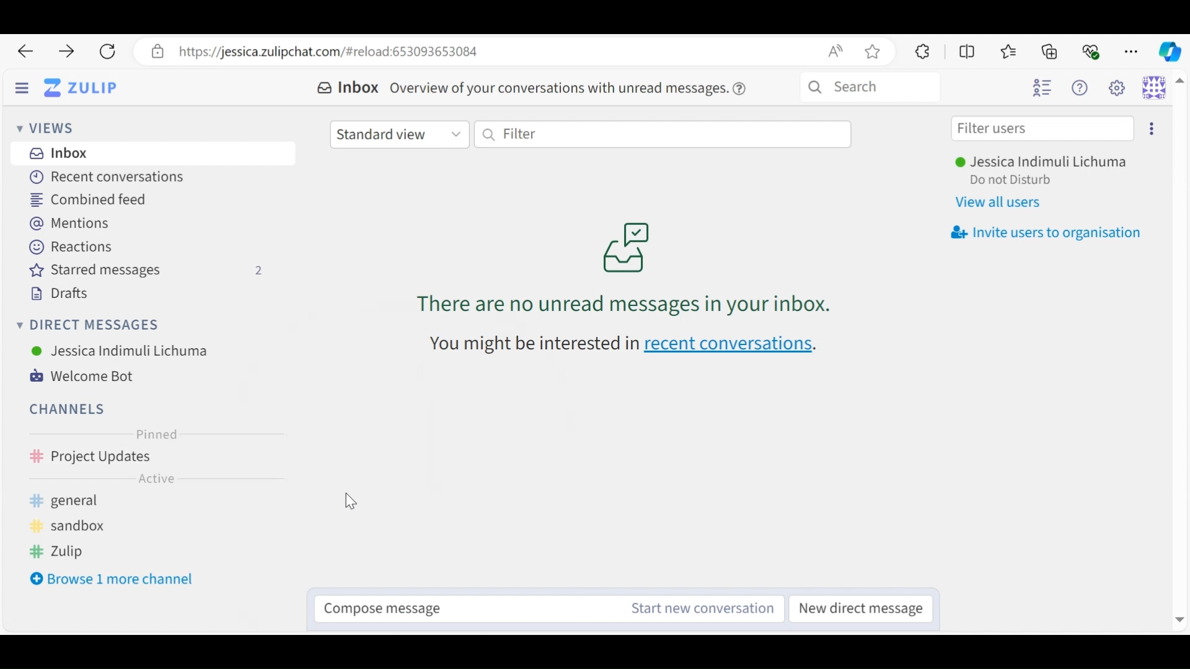 Image resolution: width=1190 pixels, height=669 pixels. Describe the element at coordinates (1180, 82) in the screenshot. I see `Up` at that location.